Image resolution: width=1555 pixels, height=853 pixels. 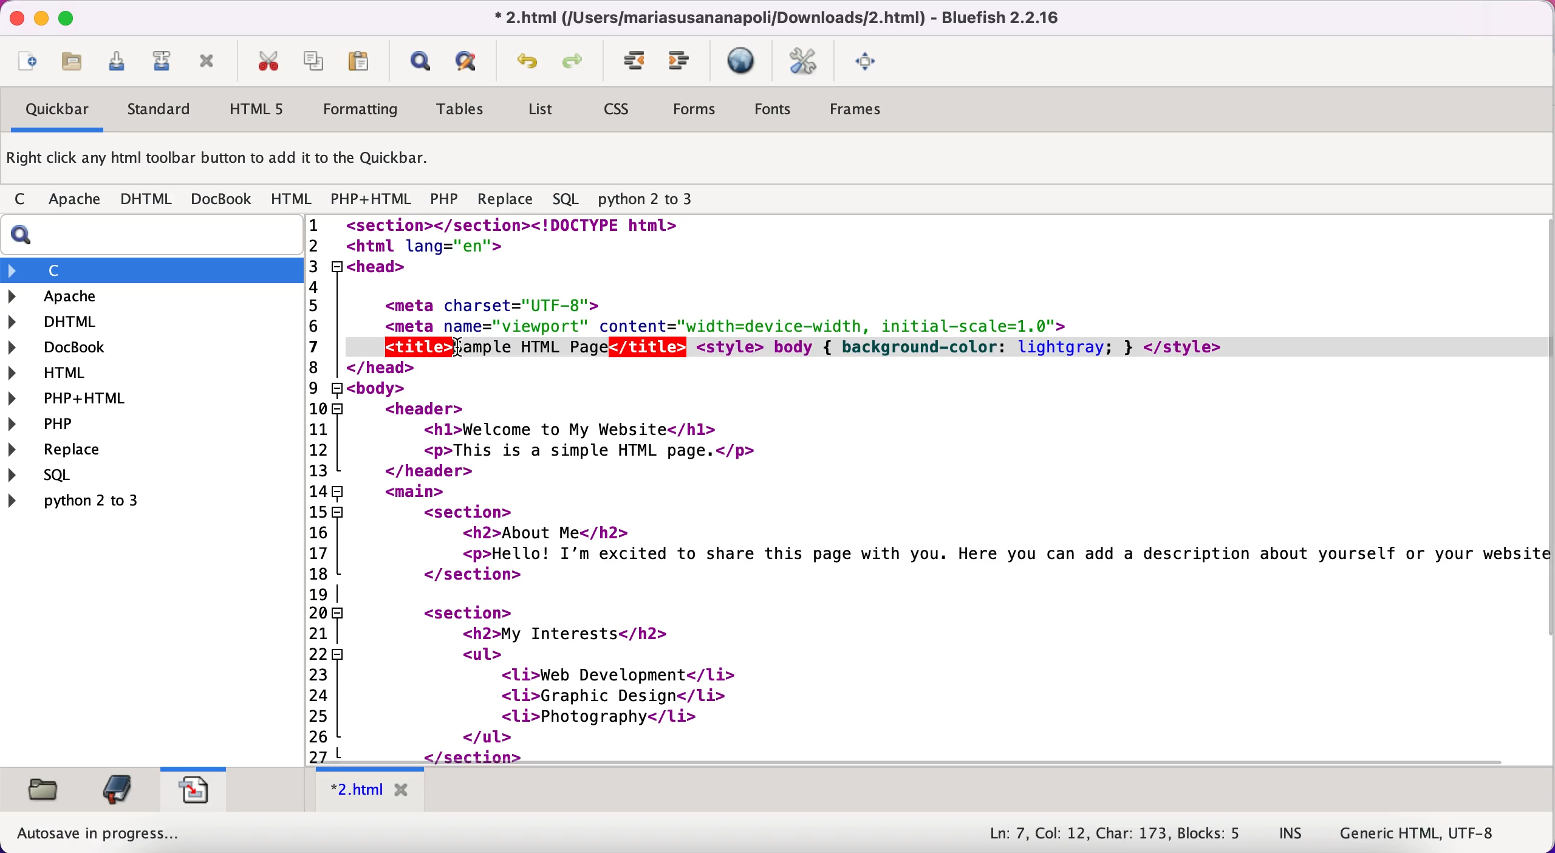 I want to click on generic html, utf-8, so click(x=1429, y=832).